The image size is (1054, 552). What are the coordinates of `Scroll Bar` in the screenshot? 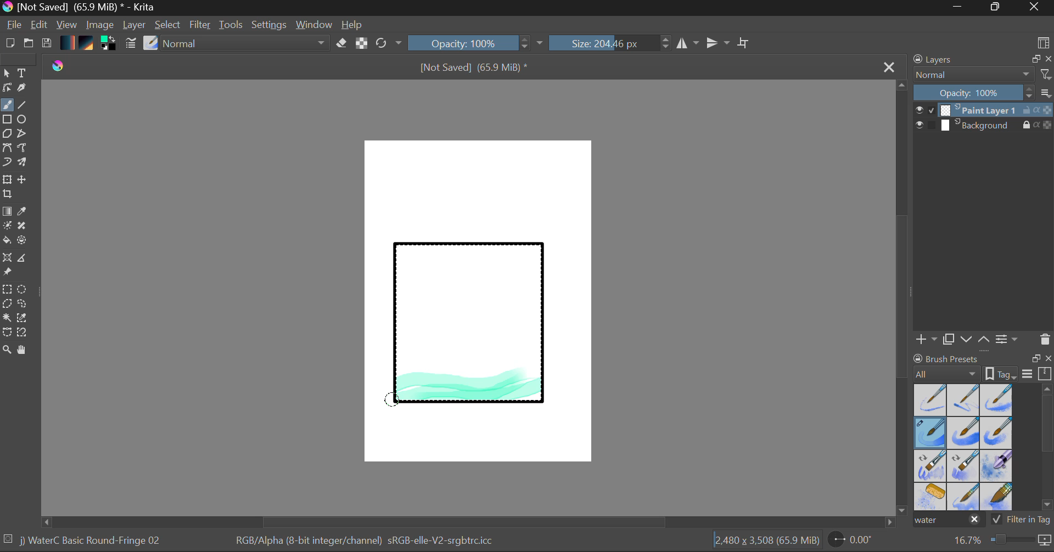 It's located at (1047, 449).